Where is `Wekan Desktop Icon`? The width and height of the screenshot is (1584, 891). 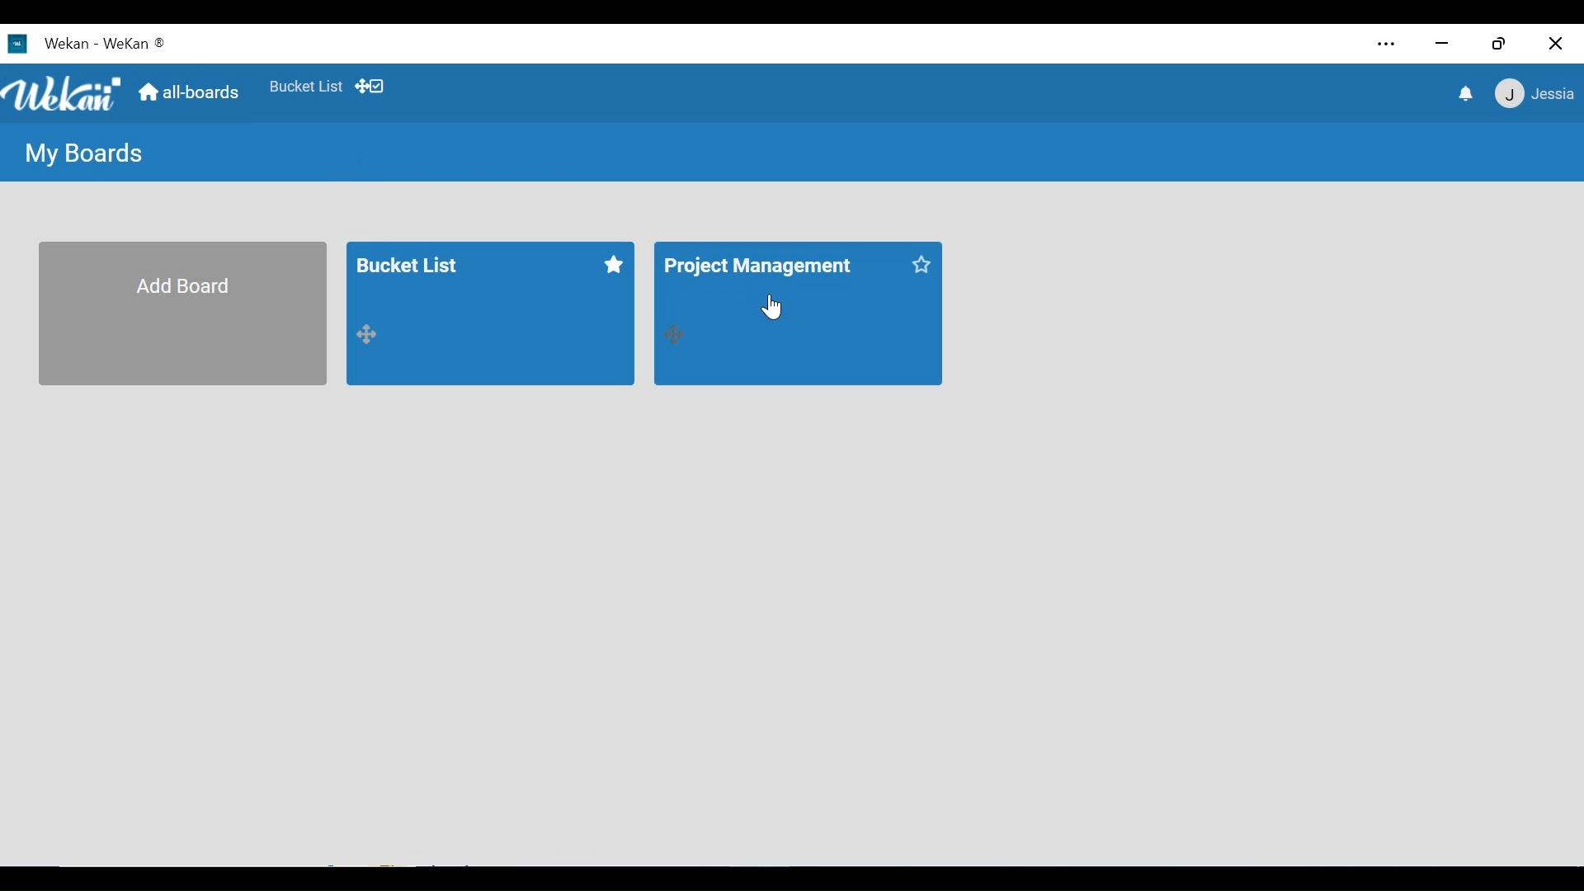
Wekan Desktop Icon is located at coordinates (90, 43).